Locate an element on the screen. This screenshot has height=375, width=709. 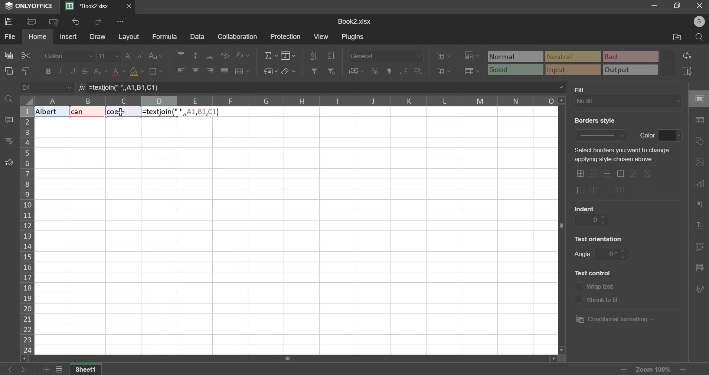
select is located at coordinates (691, 71).